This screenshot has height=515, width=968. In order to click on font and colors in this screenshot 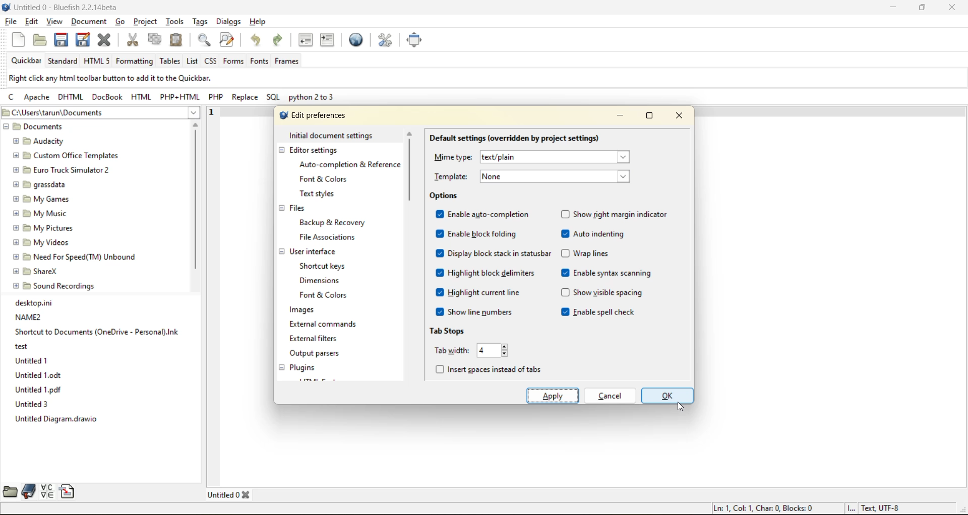, I will do `click(326, 295)`.